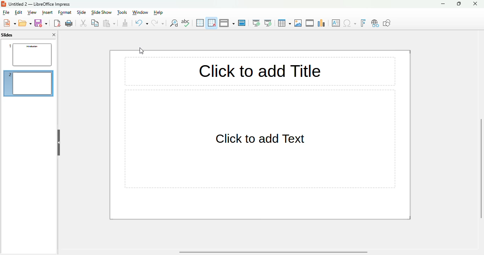 This screenshot has height=255, width=484. I want to click on cut, so click(83, 23).